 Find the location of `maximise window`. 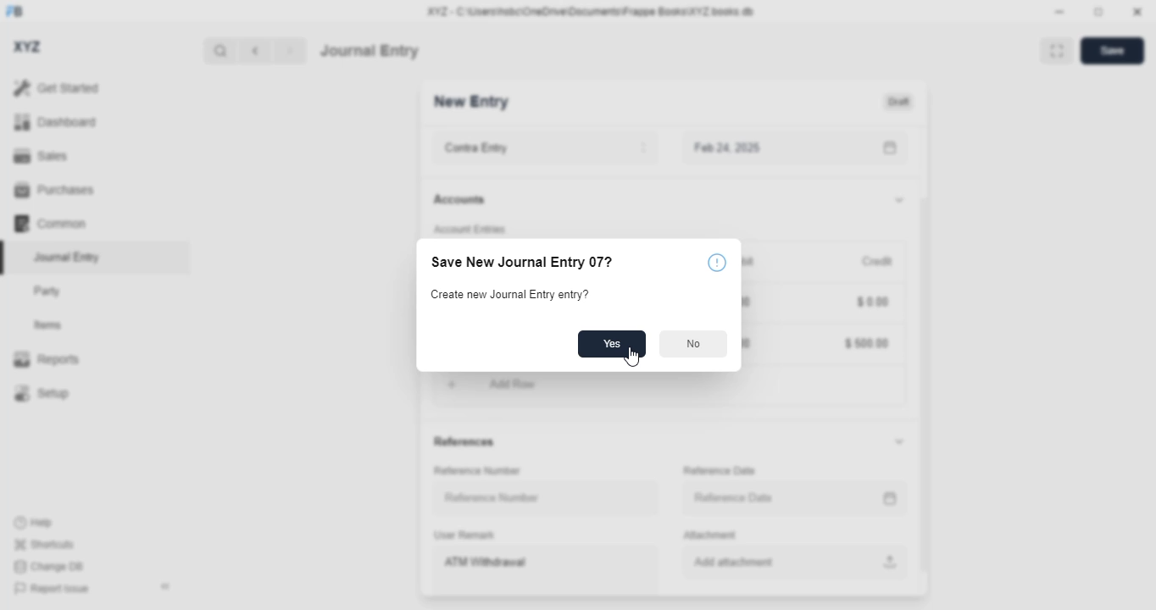

maximise window is located at coordinates (1057, 51).